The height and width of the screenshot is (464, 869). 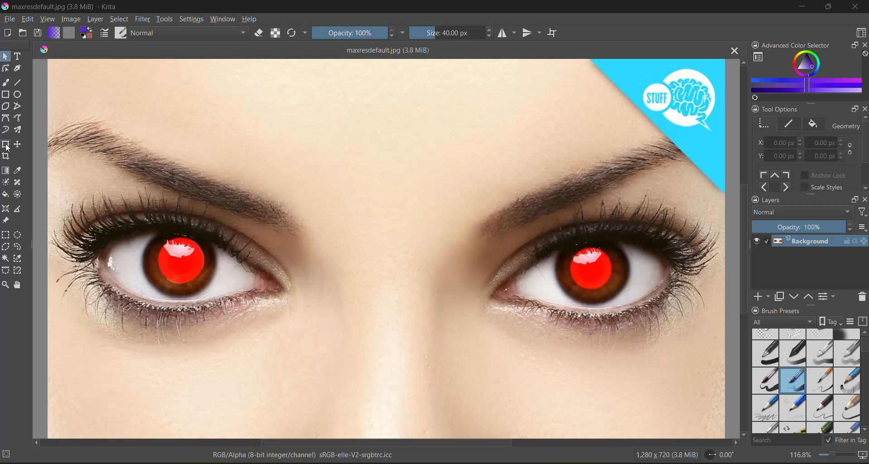 What do you see at coordinates (95, 19) in the screenshot?
I see `layer` at bounding box center [95, 19].